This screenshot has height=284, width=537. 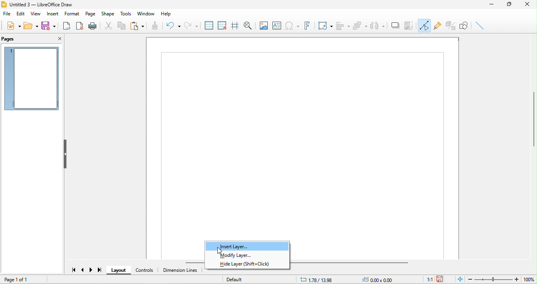 I want to click on horizontal scroll bar, so click(x=355, y=263).